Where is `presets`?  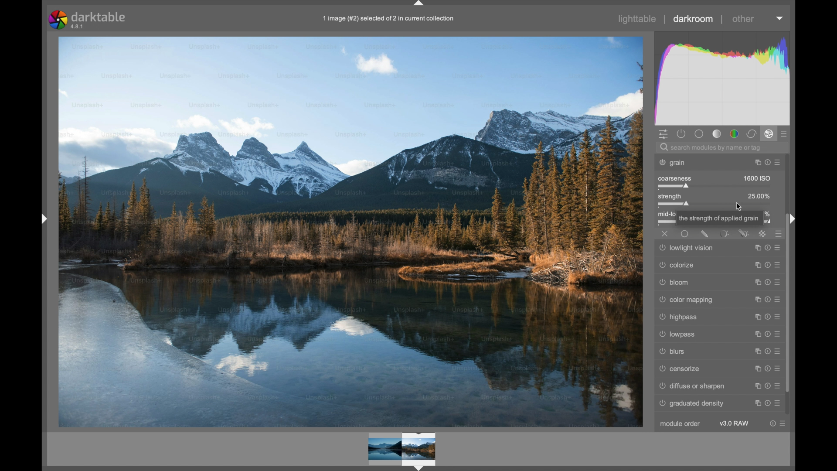
presets is located at coordinates (779, 265).